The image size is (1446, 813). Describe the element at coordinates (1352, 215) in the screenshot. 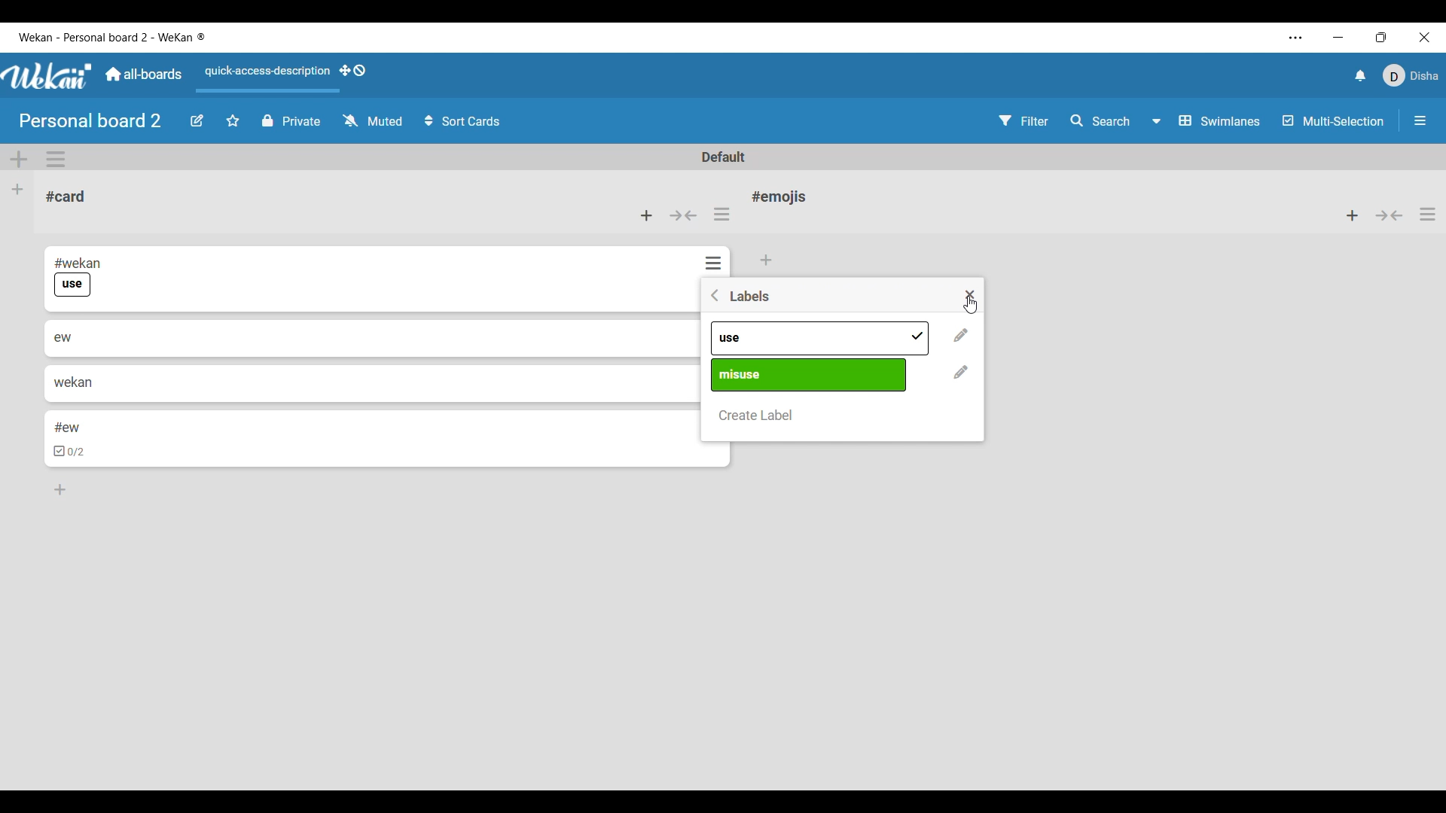

I see `Add card to top of list` at that location.